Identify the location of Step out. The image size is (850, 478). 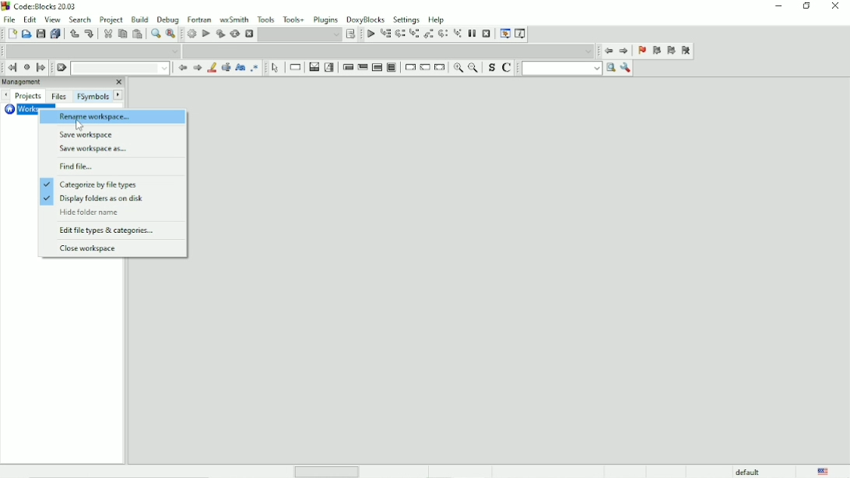
(428, 35).